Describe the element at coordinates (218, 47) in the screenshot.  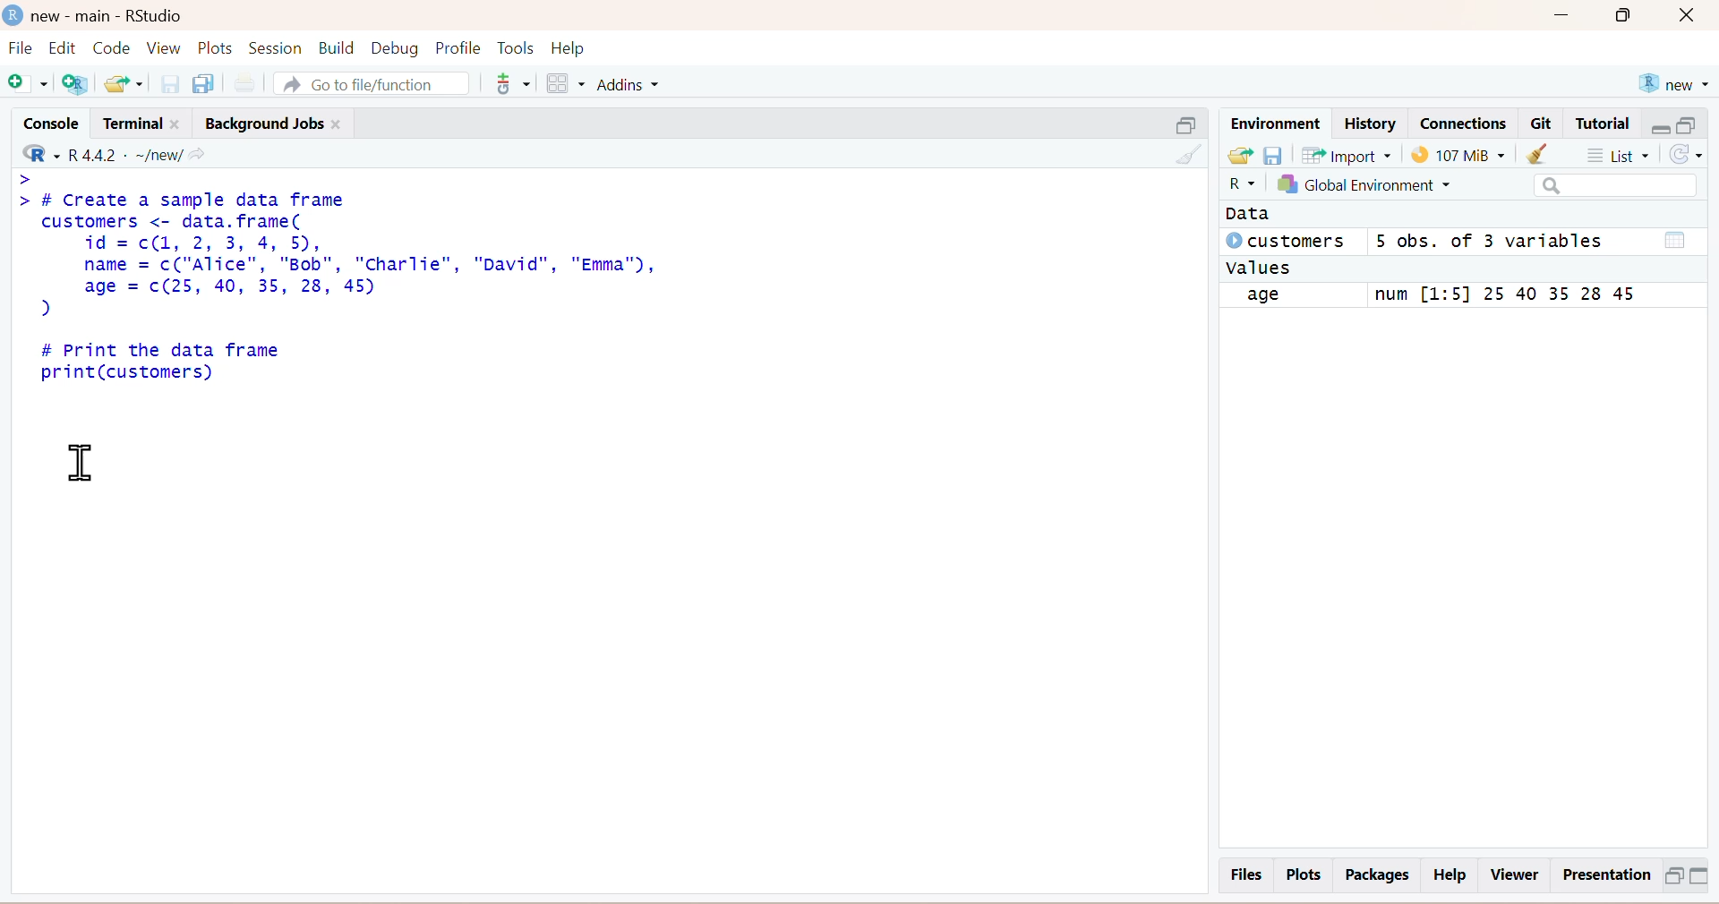
I see `Plots` at that location.